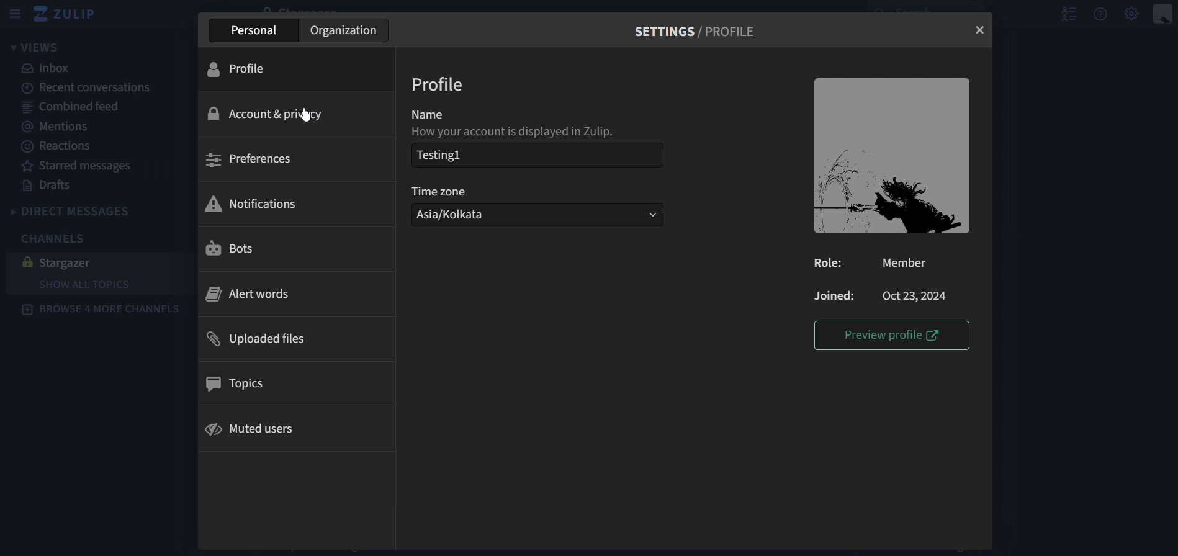  I want to click on time zone, so click(458, 194).